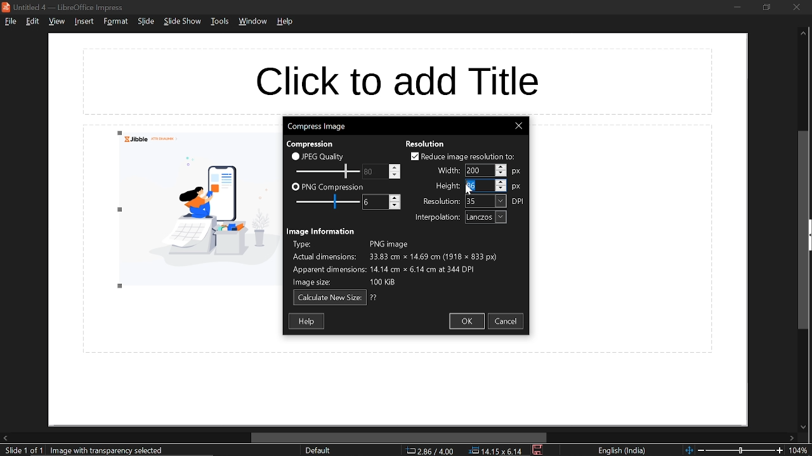 This screenshot has width=812, height=456. Describe the element at coordinates (400, 438) in the screenshot. I see `horizontal scrollbar` at that location.